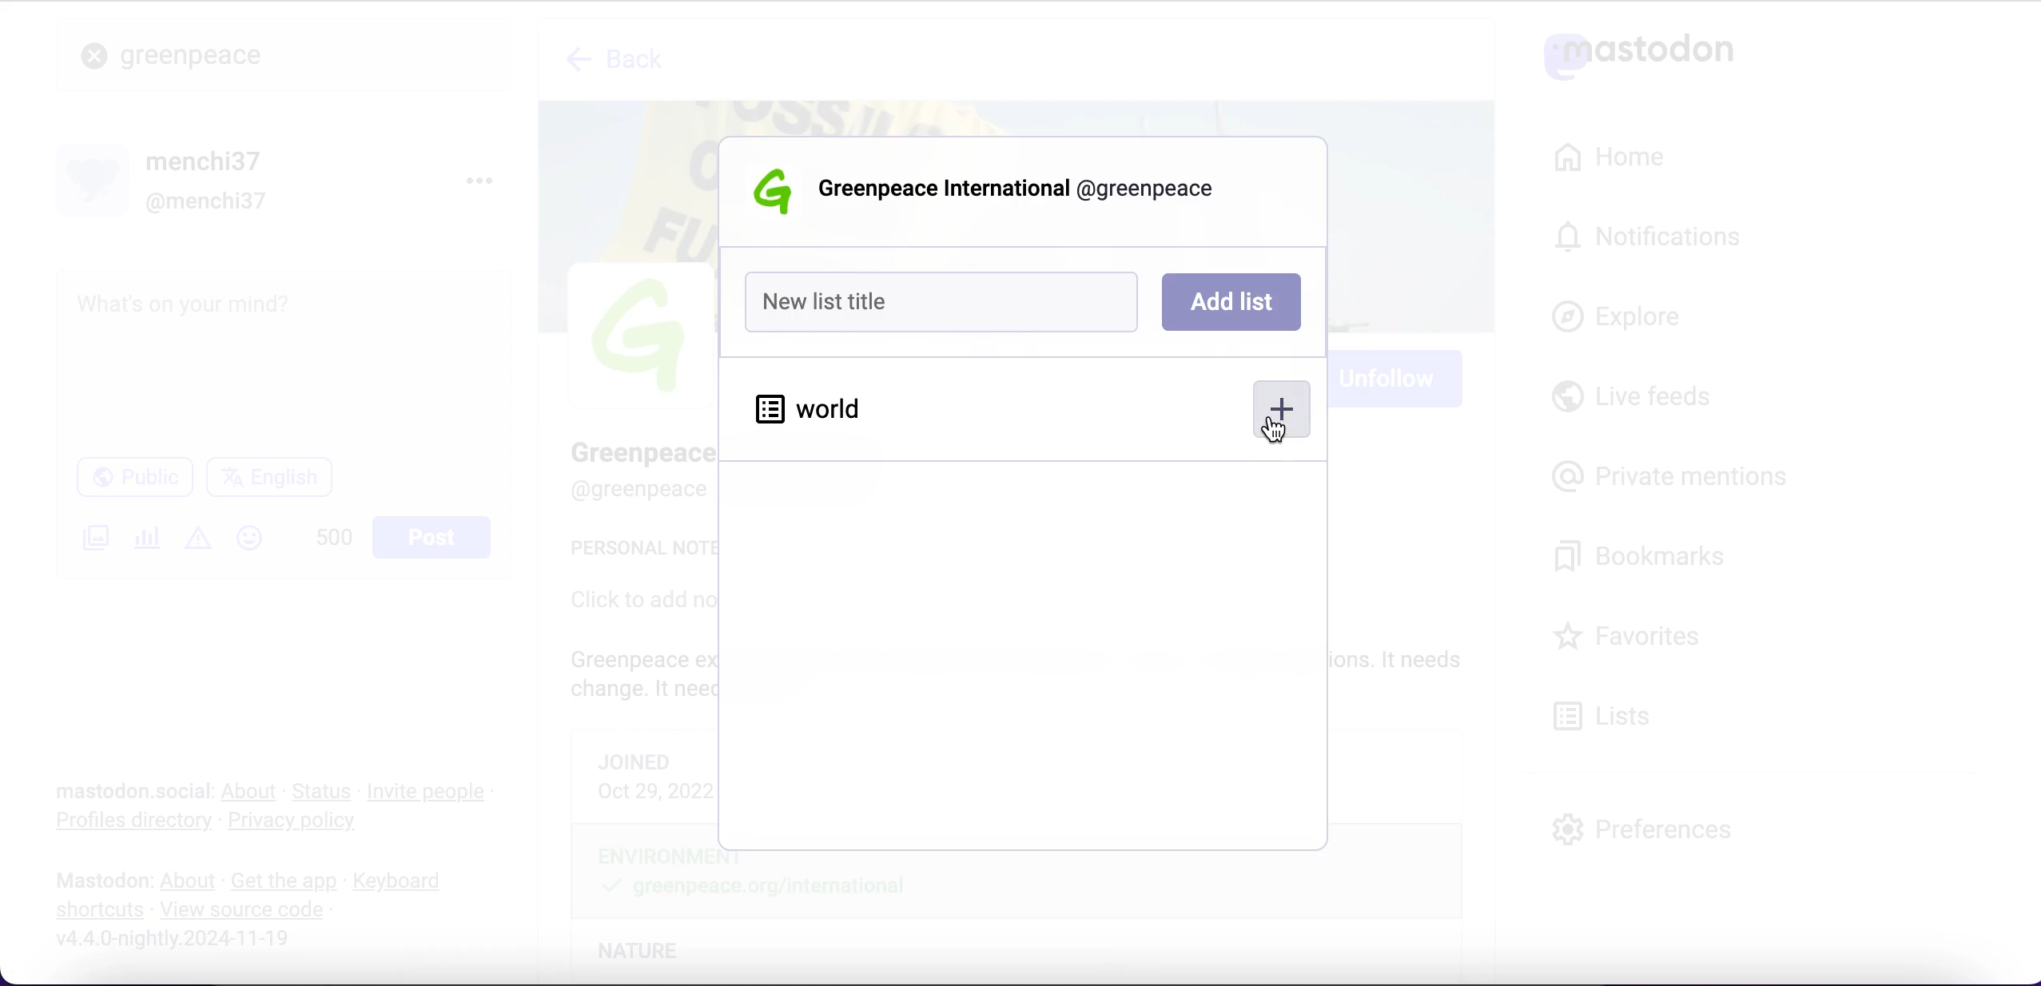 The image size is (2041, 986). I want to click on about, so click(253, 791).